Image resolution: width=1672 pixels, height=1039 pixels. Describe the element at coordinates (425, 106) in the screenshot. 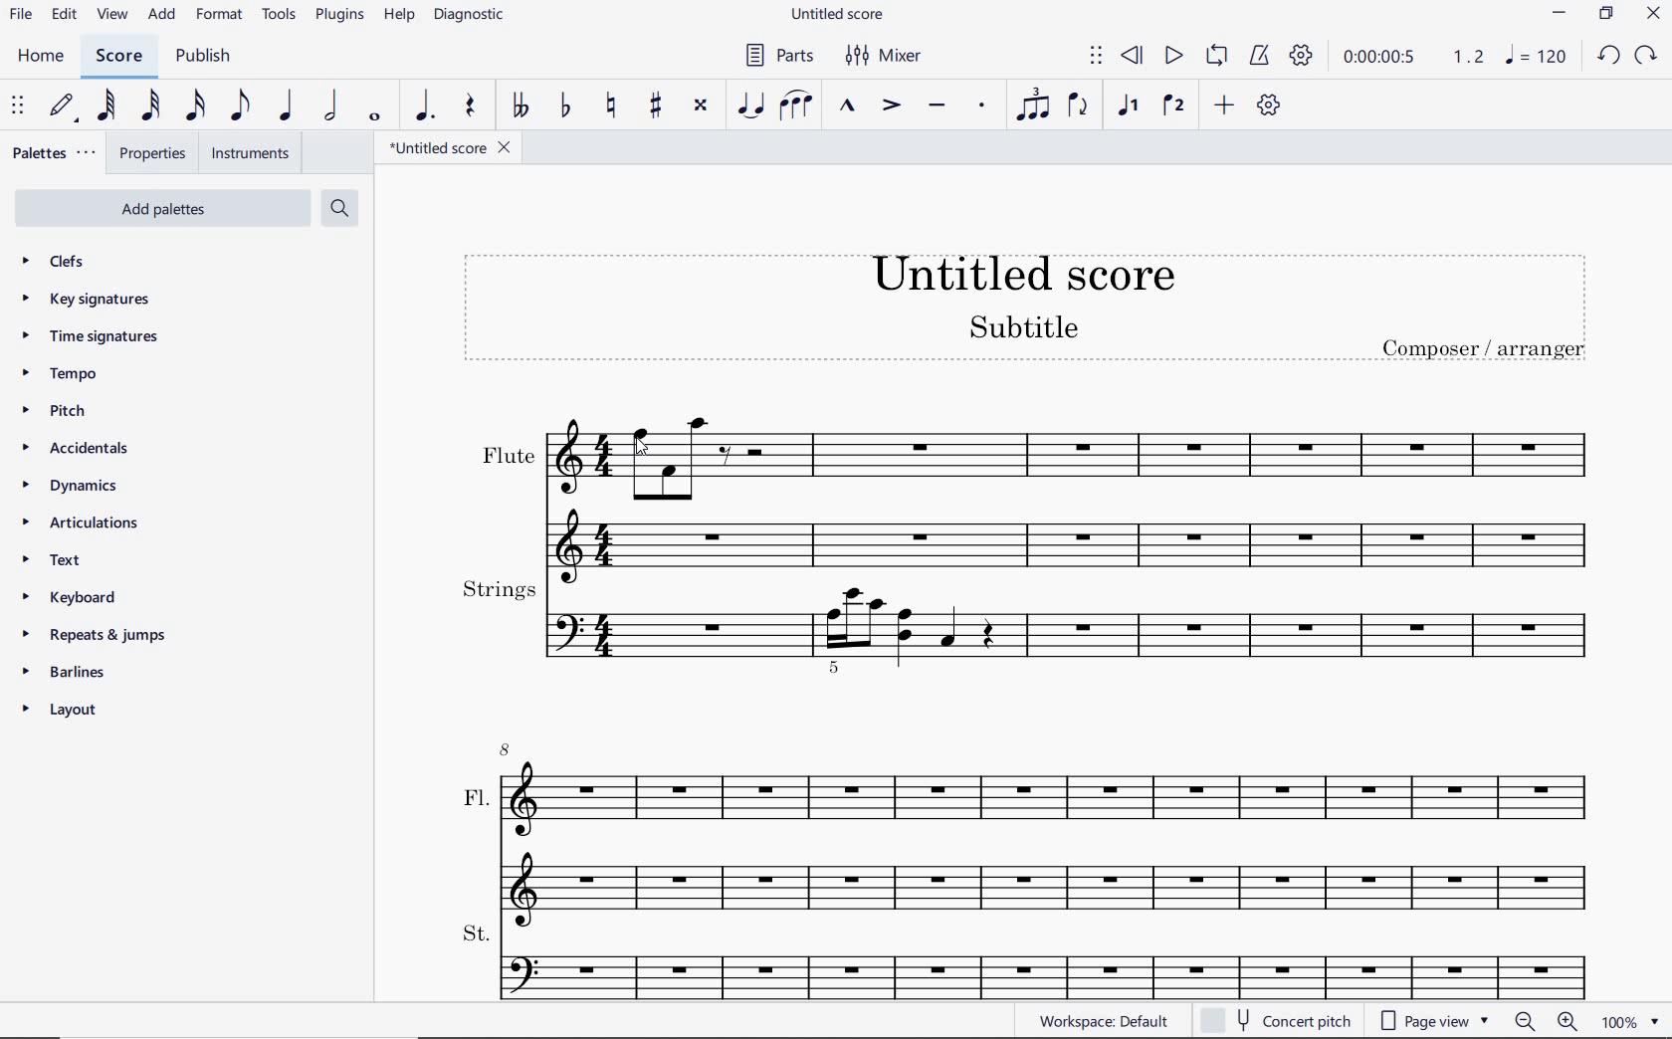

I see `AUGMENTATION DOT` at that location.